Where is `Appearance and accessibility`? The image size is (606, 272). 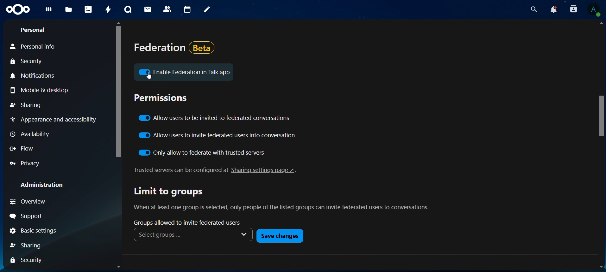 Appearance and accessibility is located at coordinates (59, 120).